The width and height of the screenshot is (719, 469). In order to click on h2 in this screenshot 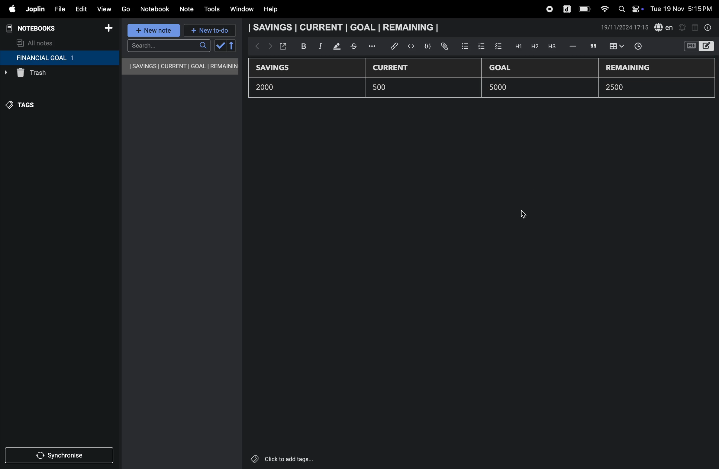, I will do `click(534, 46)`.